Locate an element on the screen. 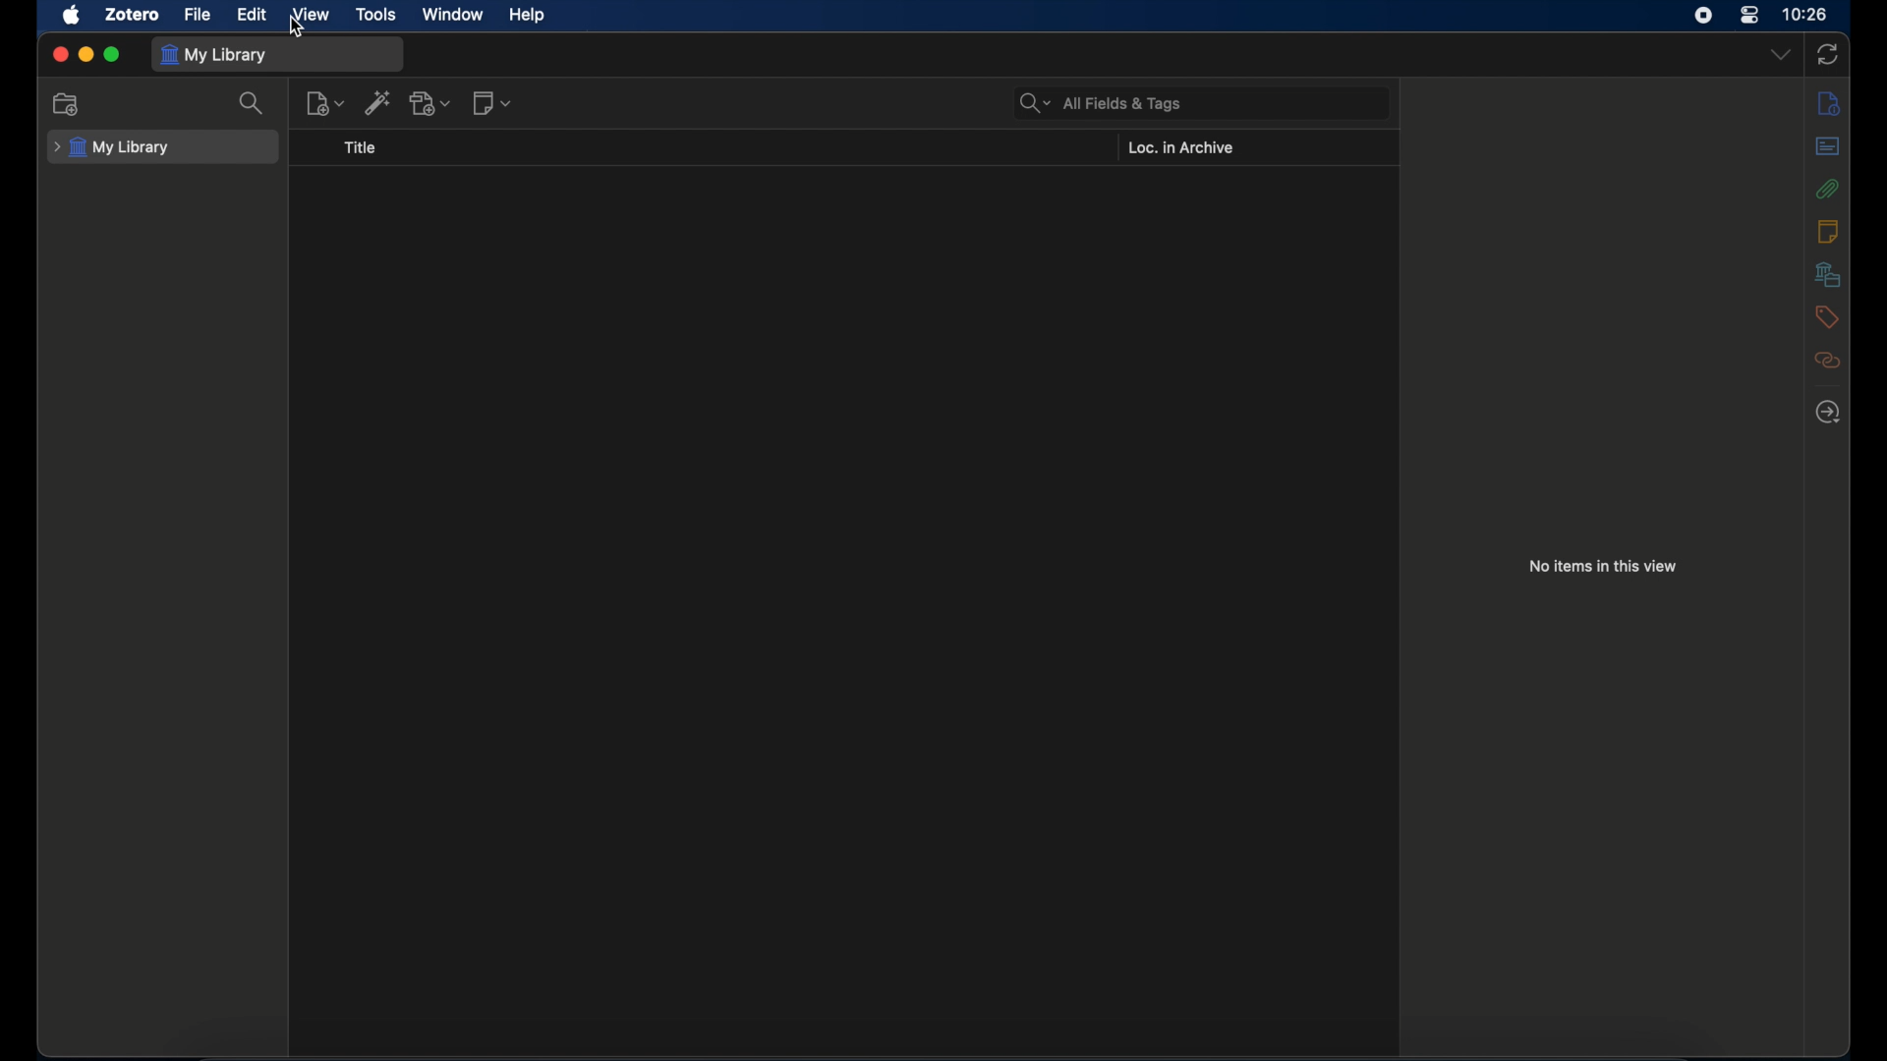  abstract is located at coordinates (1826, 145).